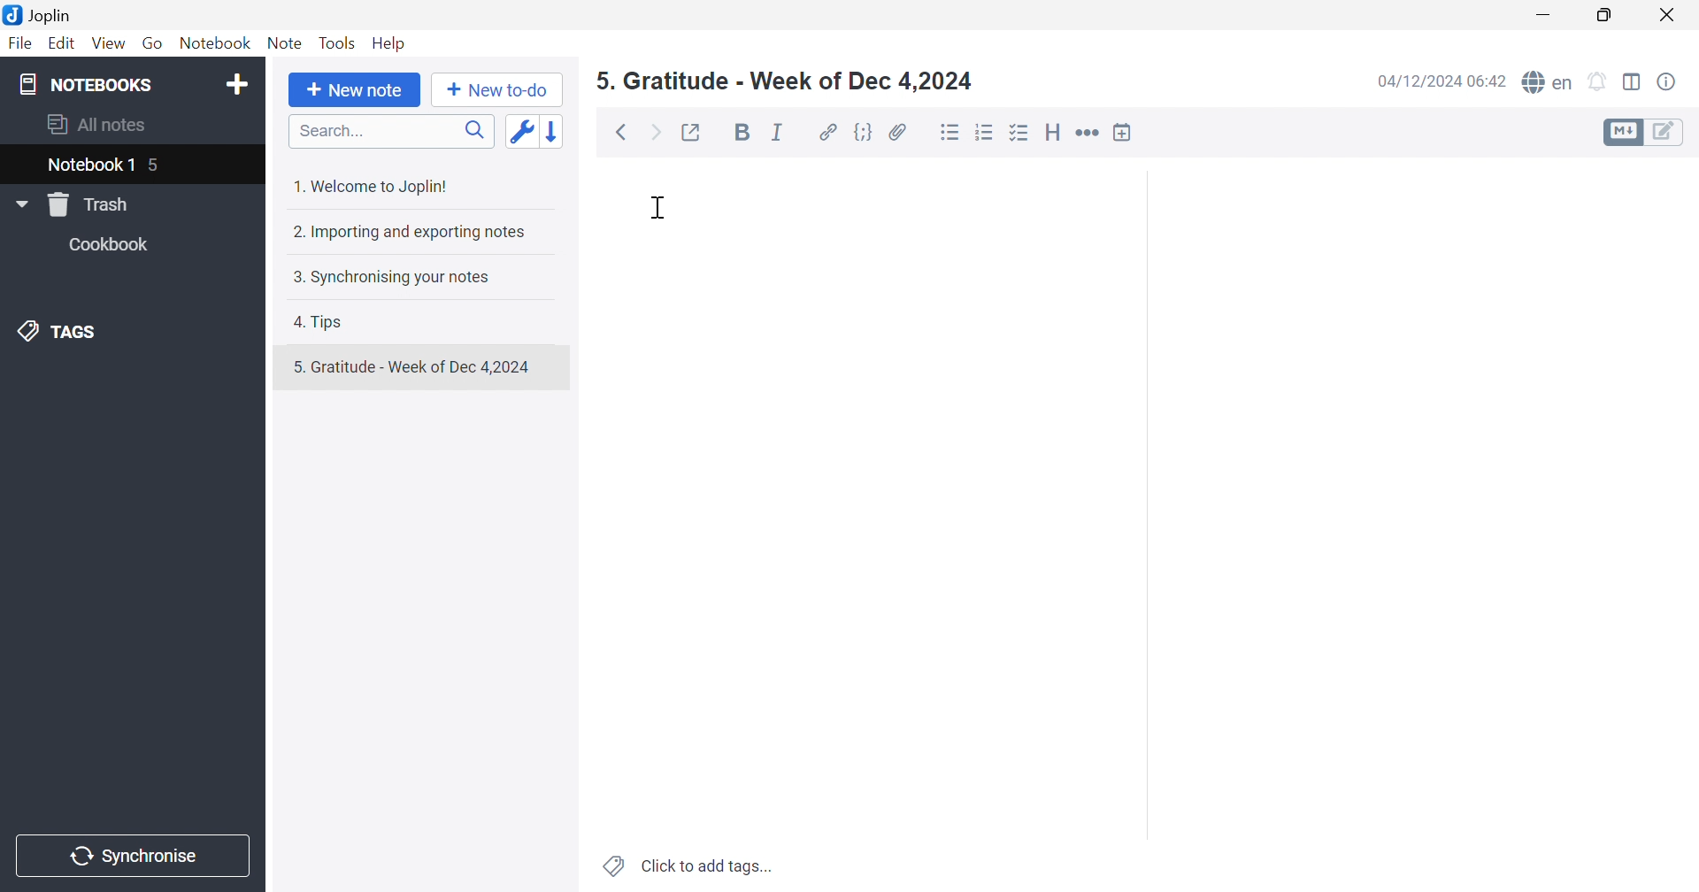 The image size is (1699, 892). What do you see at coordinates (391, 43) in the screenshot?
I see `Help` at bounding box center [391, 43].